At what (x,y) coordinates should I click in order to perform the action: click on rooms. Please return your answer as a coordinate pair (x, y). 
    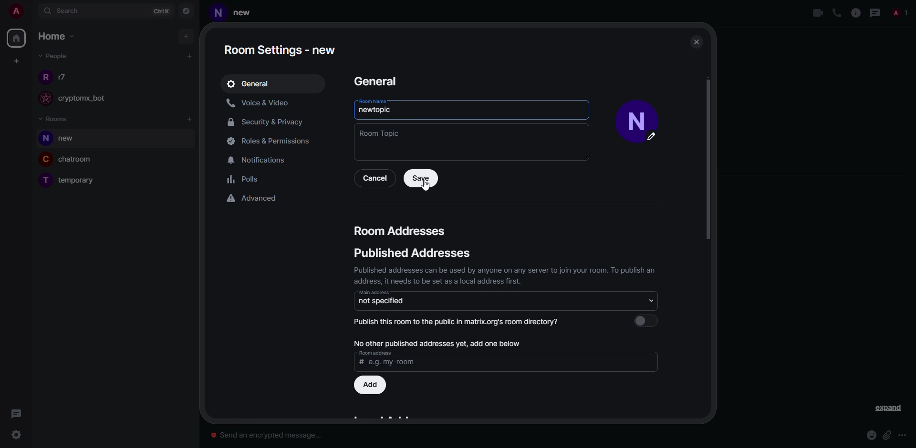
    Looking at the image, I should click on (54, 118).